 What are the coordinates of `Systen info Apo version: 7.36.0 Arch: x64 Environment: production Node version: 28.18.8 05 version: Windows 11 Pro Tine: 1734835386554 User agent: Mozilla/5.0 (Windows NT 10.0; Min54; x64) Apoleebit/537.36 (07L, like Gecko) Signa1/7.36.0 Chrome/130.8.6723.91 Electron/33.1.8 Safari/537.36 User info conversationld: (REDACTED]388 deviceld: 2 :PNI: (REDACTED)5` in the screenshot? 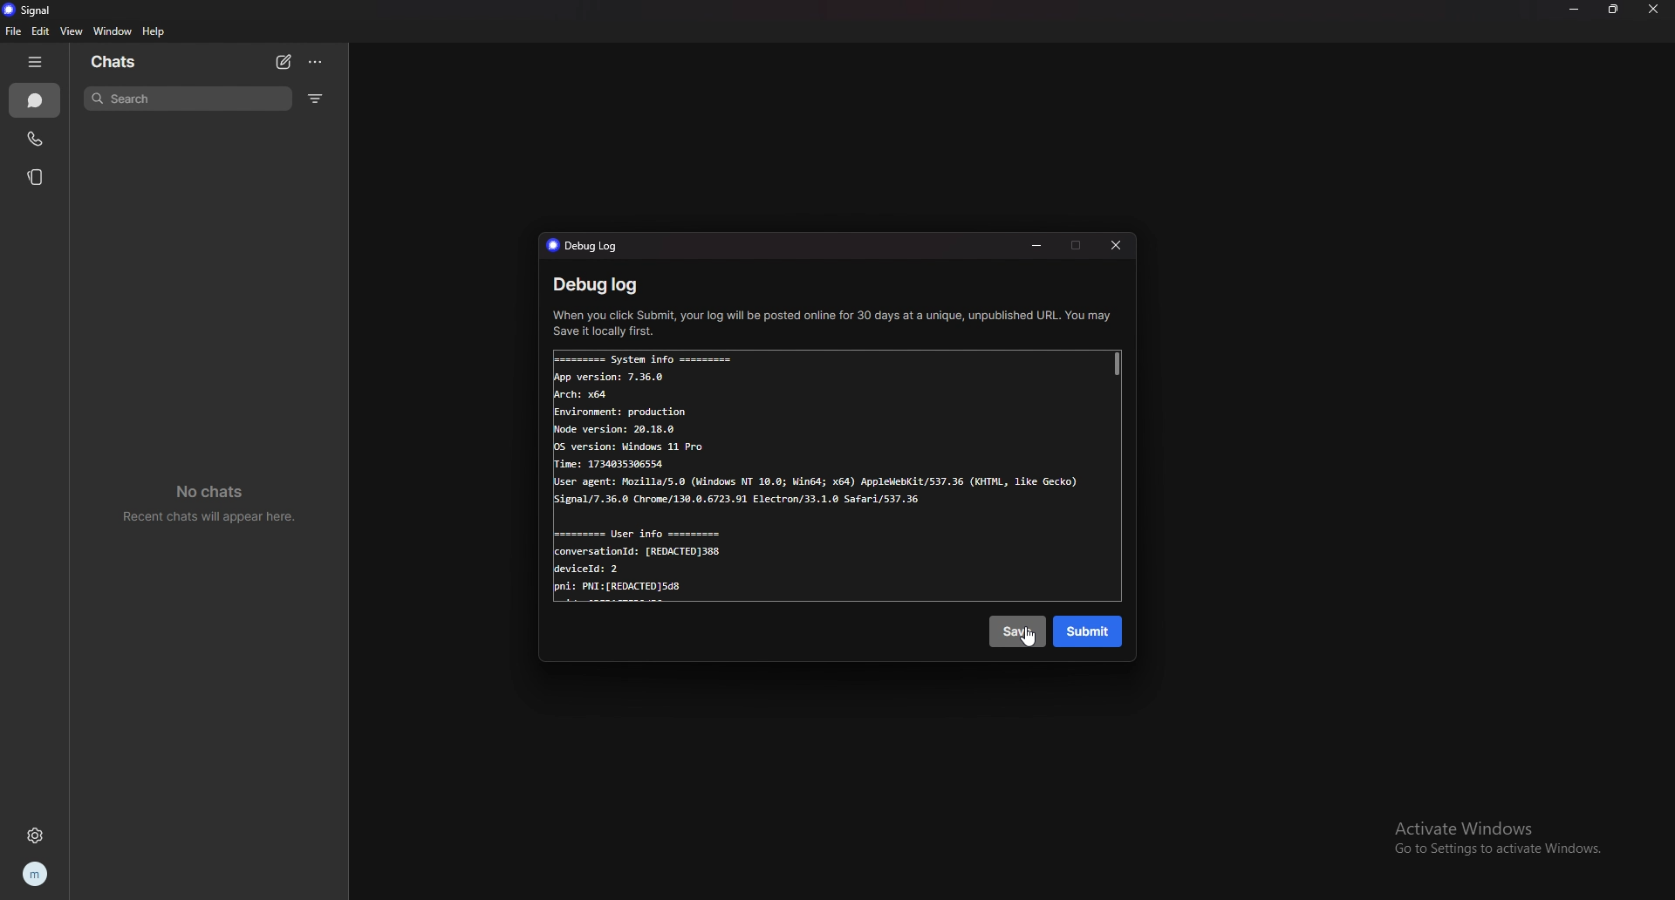 It's located at (822, 481).